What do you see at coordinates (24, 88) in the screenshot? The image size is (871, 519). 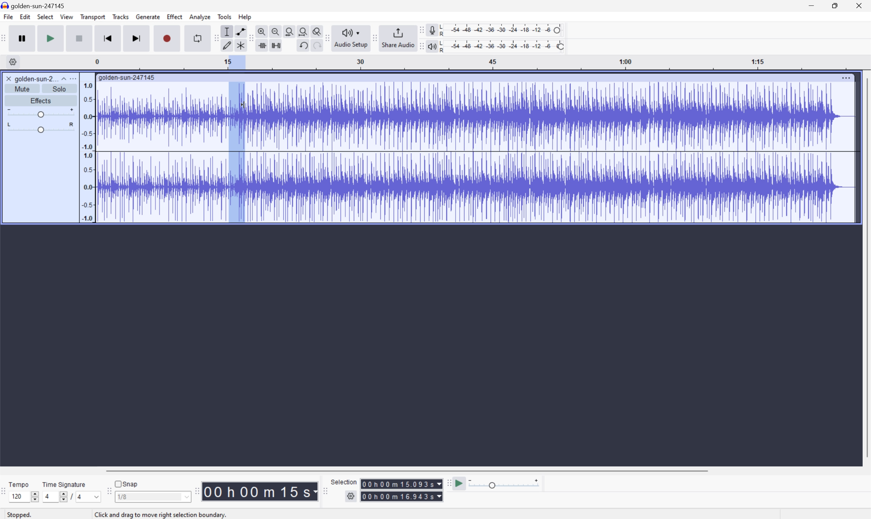 I see `Mute` at bounding box center [24, 88].